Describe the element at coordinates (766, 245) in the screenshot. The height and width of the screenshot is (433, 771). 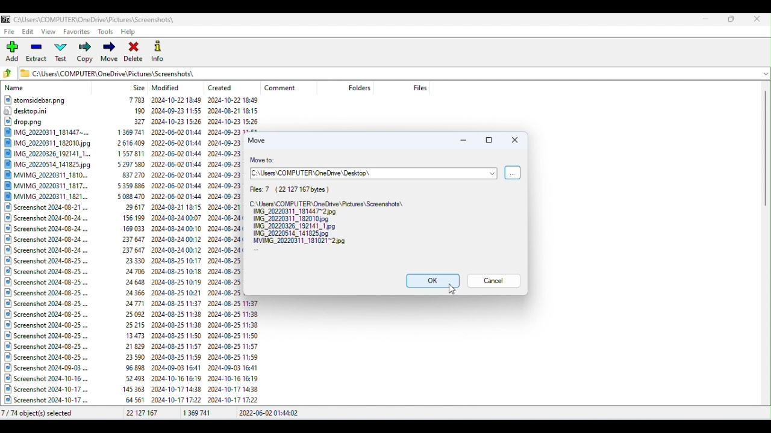
I see `Scroll bar` at that location.